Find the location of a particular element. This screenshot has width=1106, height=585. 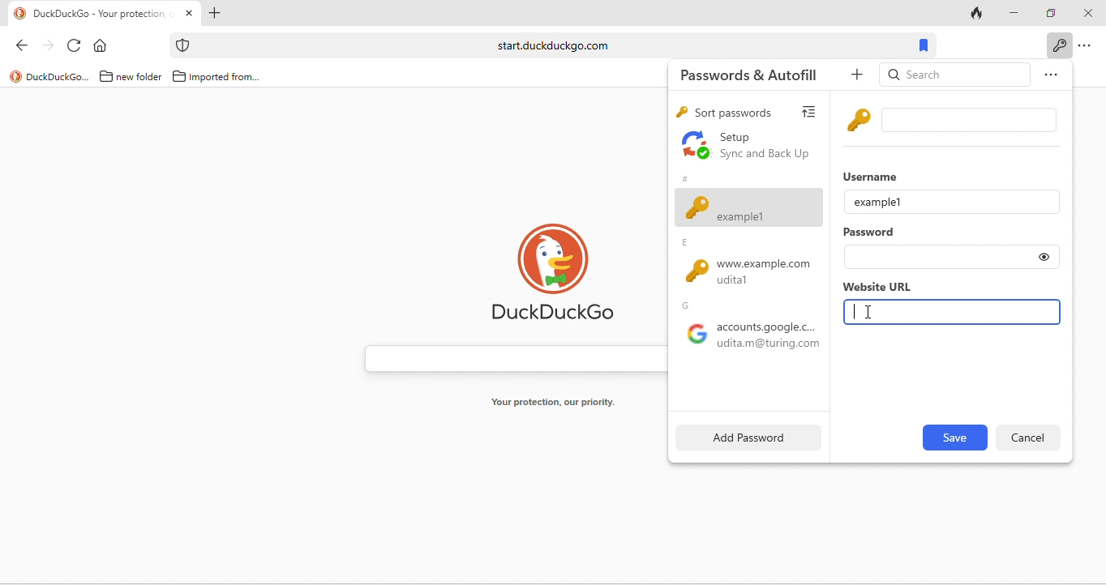

option is located at coordinates (1087, 46).